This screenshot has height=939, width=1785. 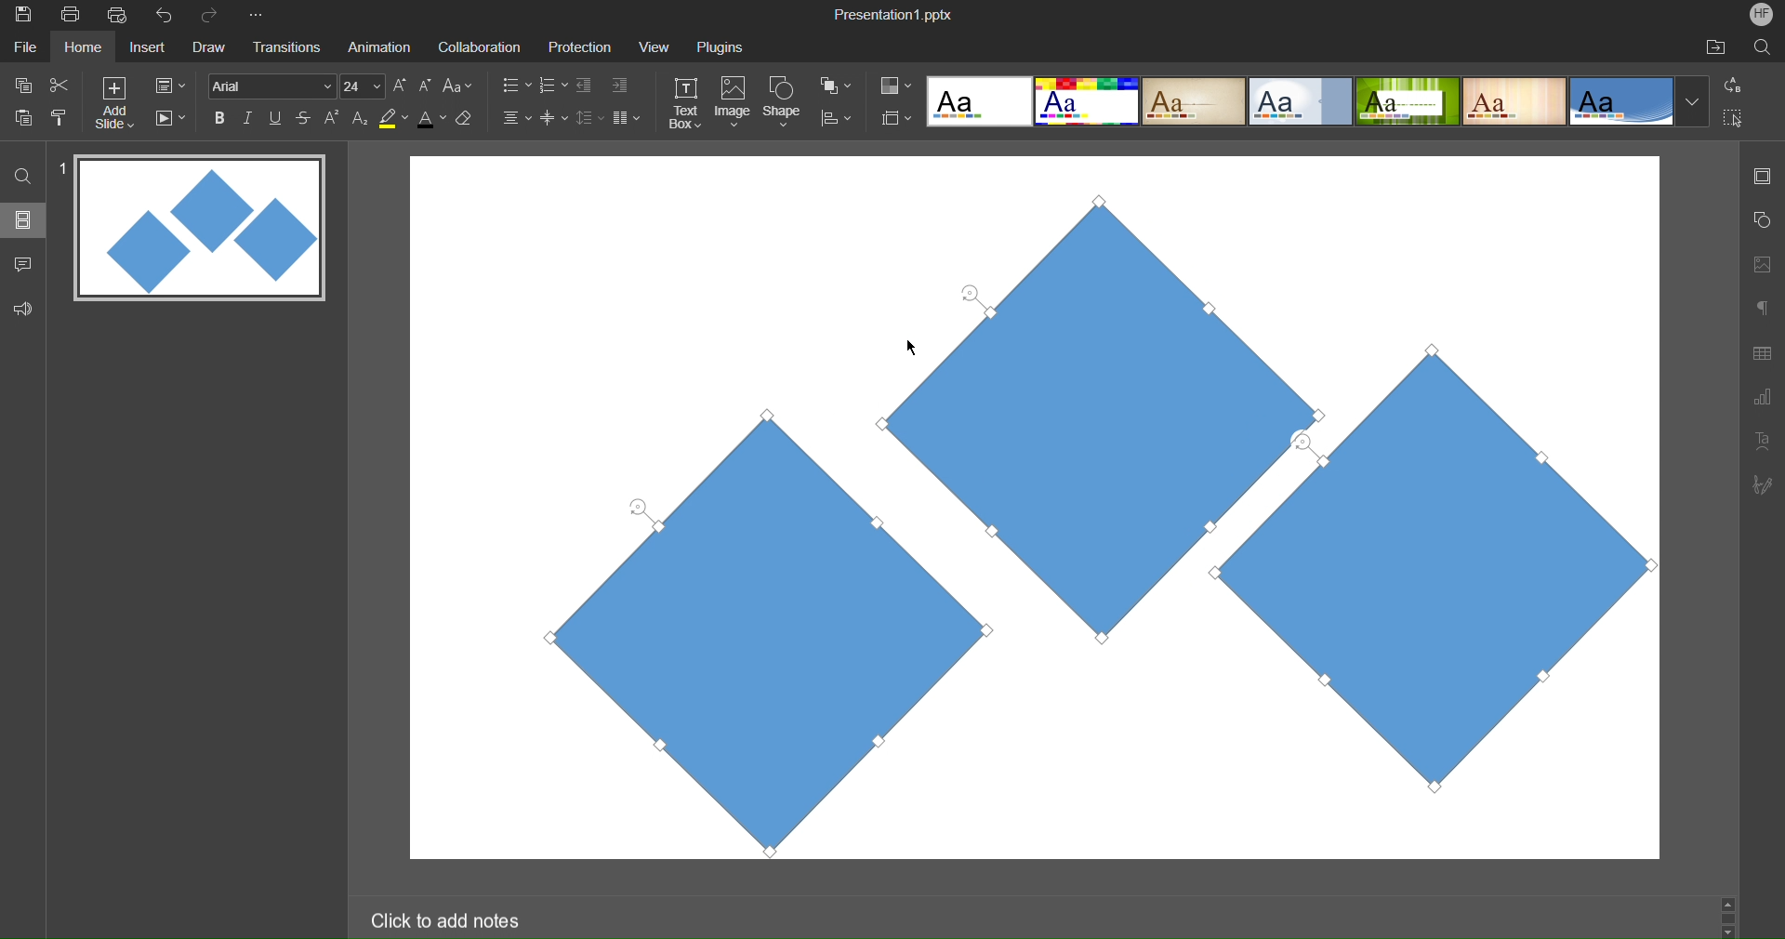 What do you see at coordinates (458, 85) in the screenshot?
I see `Font Case Settings` at bounding box center [458, 85].